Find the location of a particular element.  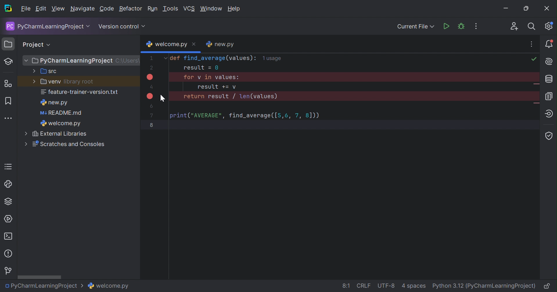

1usage is located at coordinates (273, 59).